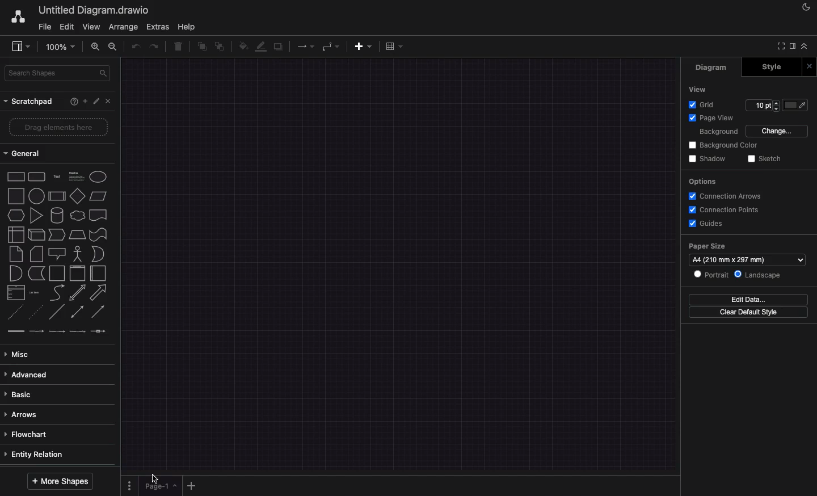  I want to click on add, so click(85, 102).